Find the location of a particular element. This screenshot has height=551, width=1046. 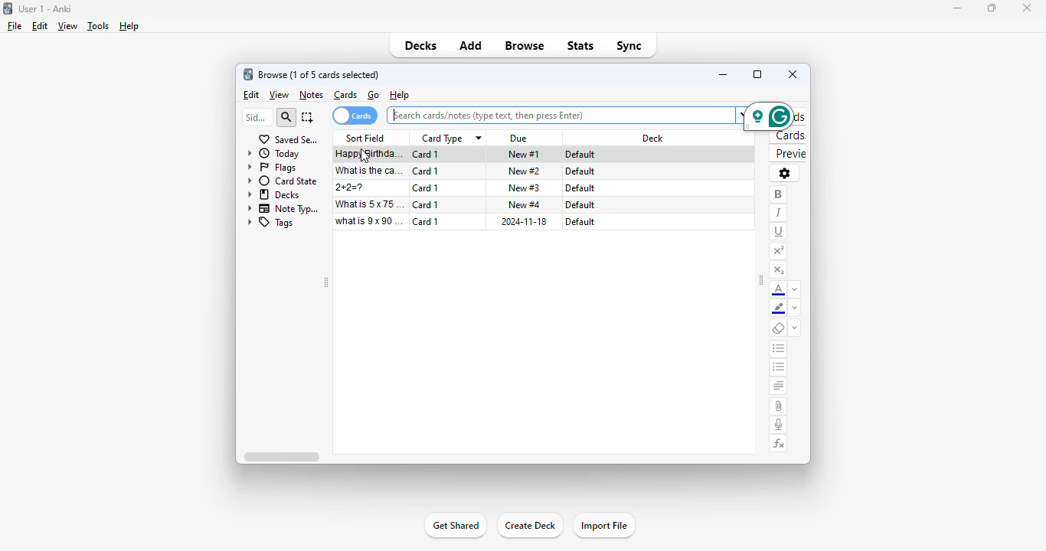

grammarly extension is located at coordinates (768, 117).